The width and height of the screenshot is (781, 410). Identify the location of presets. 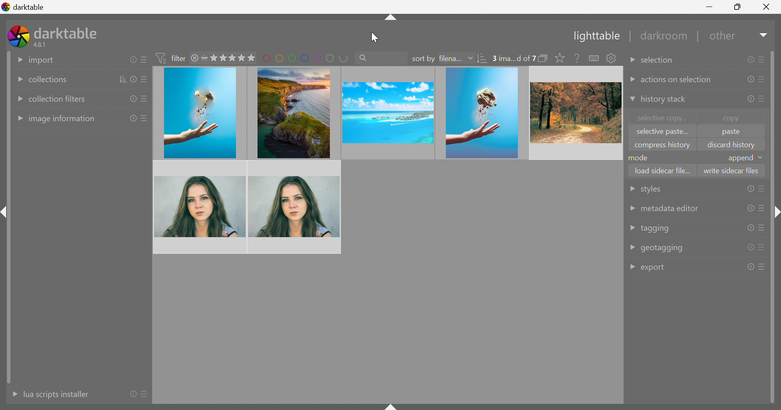
(764, 79).